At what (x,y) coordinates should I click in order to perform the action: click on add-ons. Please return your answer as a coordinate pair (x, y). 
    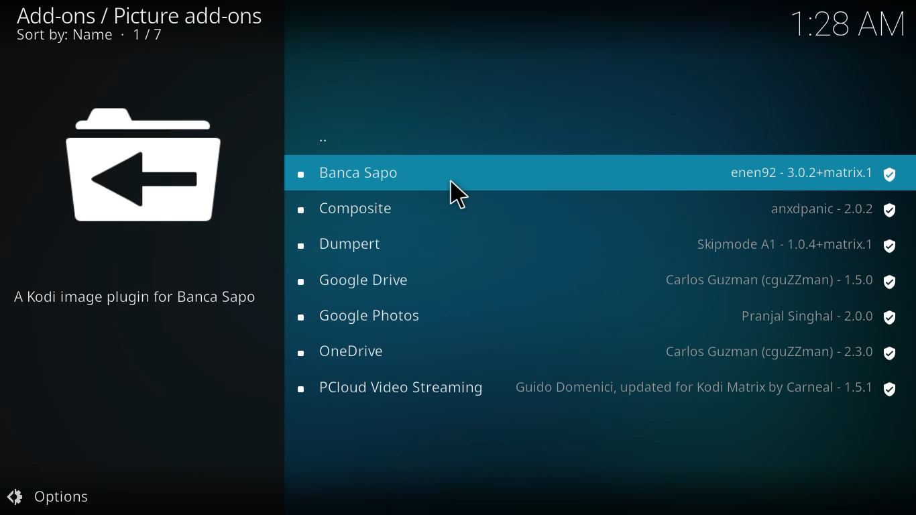
    Looking at the image, I should click on (168, 13).